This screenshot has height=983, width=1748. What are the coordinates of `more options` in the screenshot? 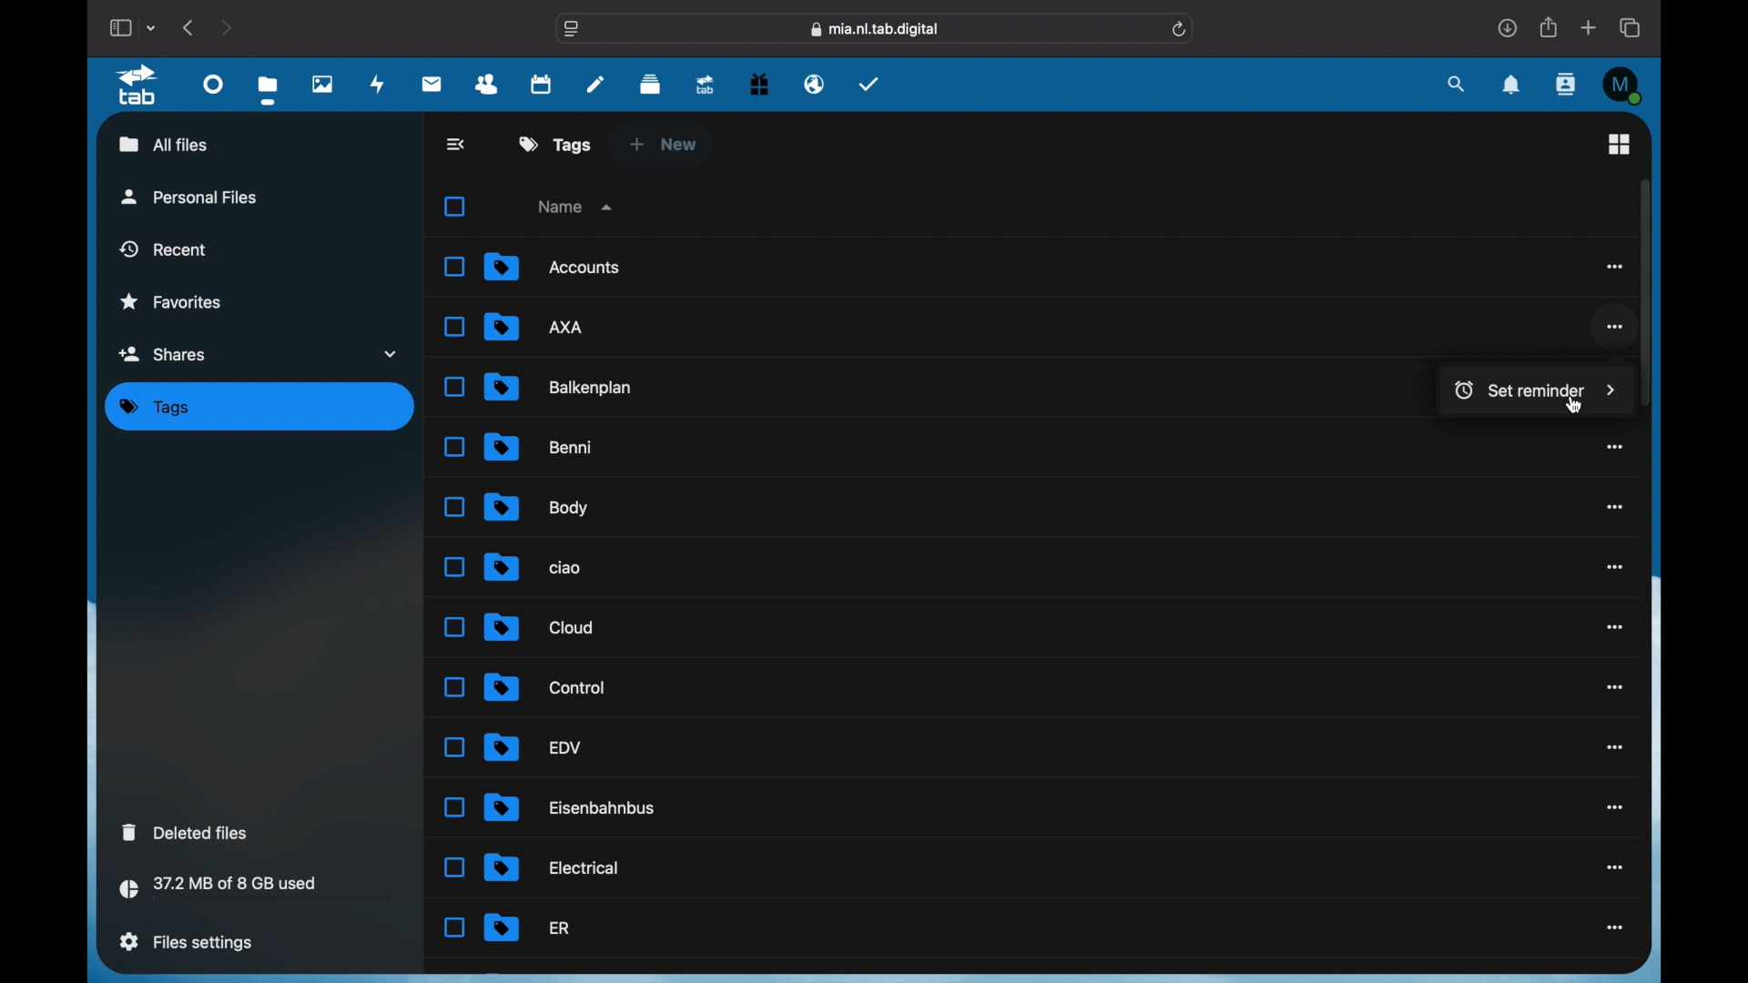 It's located at (1612, 266).